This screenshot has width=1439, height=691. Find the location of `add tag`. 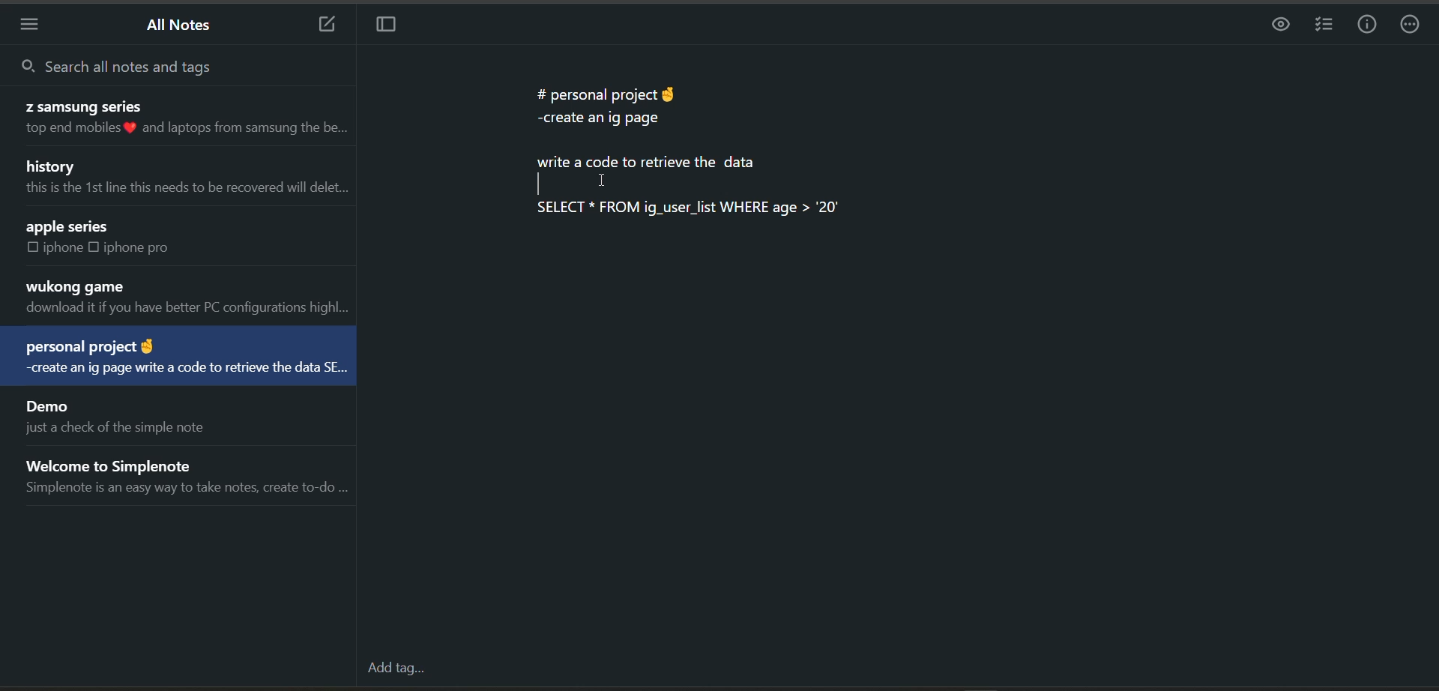

add tag is located at coordinates (393, 670).